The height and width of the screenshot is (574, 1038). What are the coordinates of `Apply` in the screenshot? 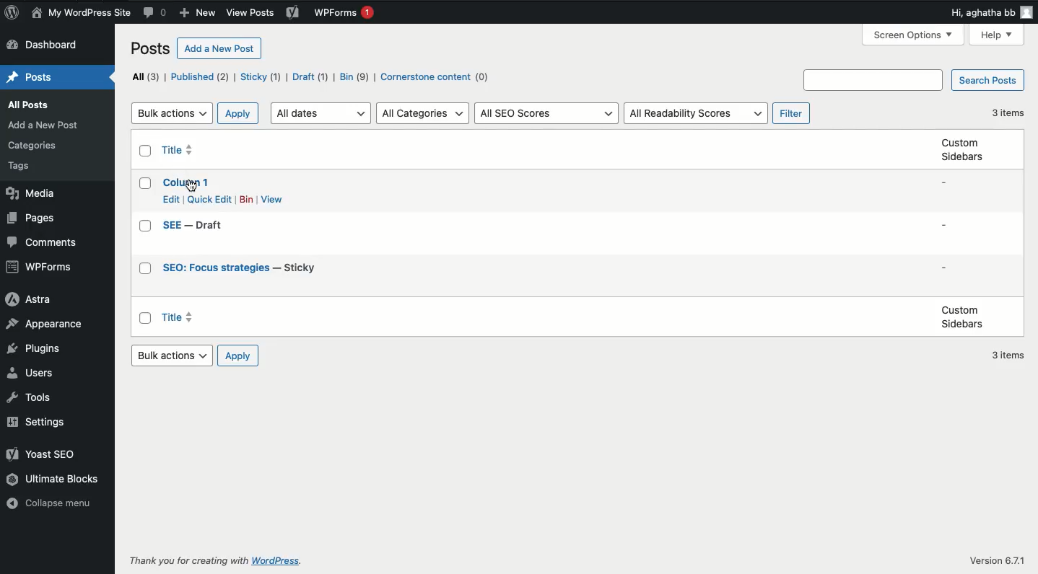 It's located at (240, 113).